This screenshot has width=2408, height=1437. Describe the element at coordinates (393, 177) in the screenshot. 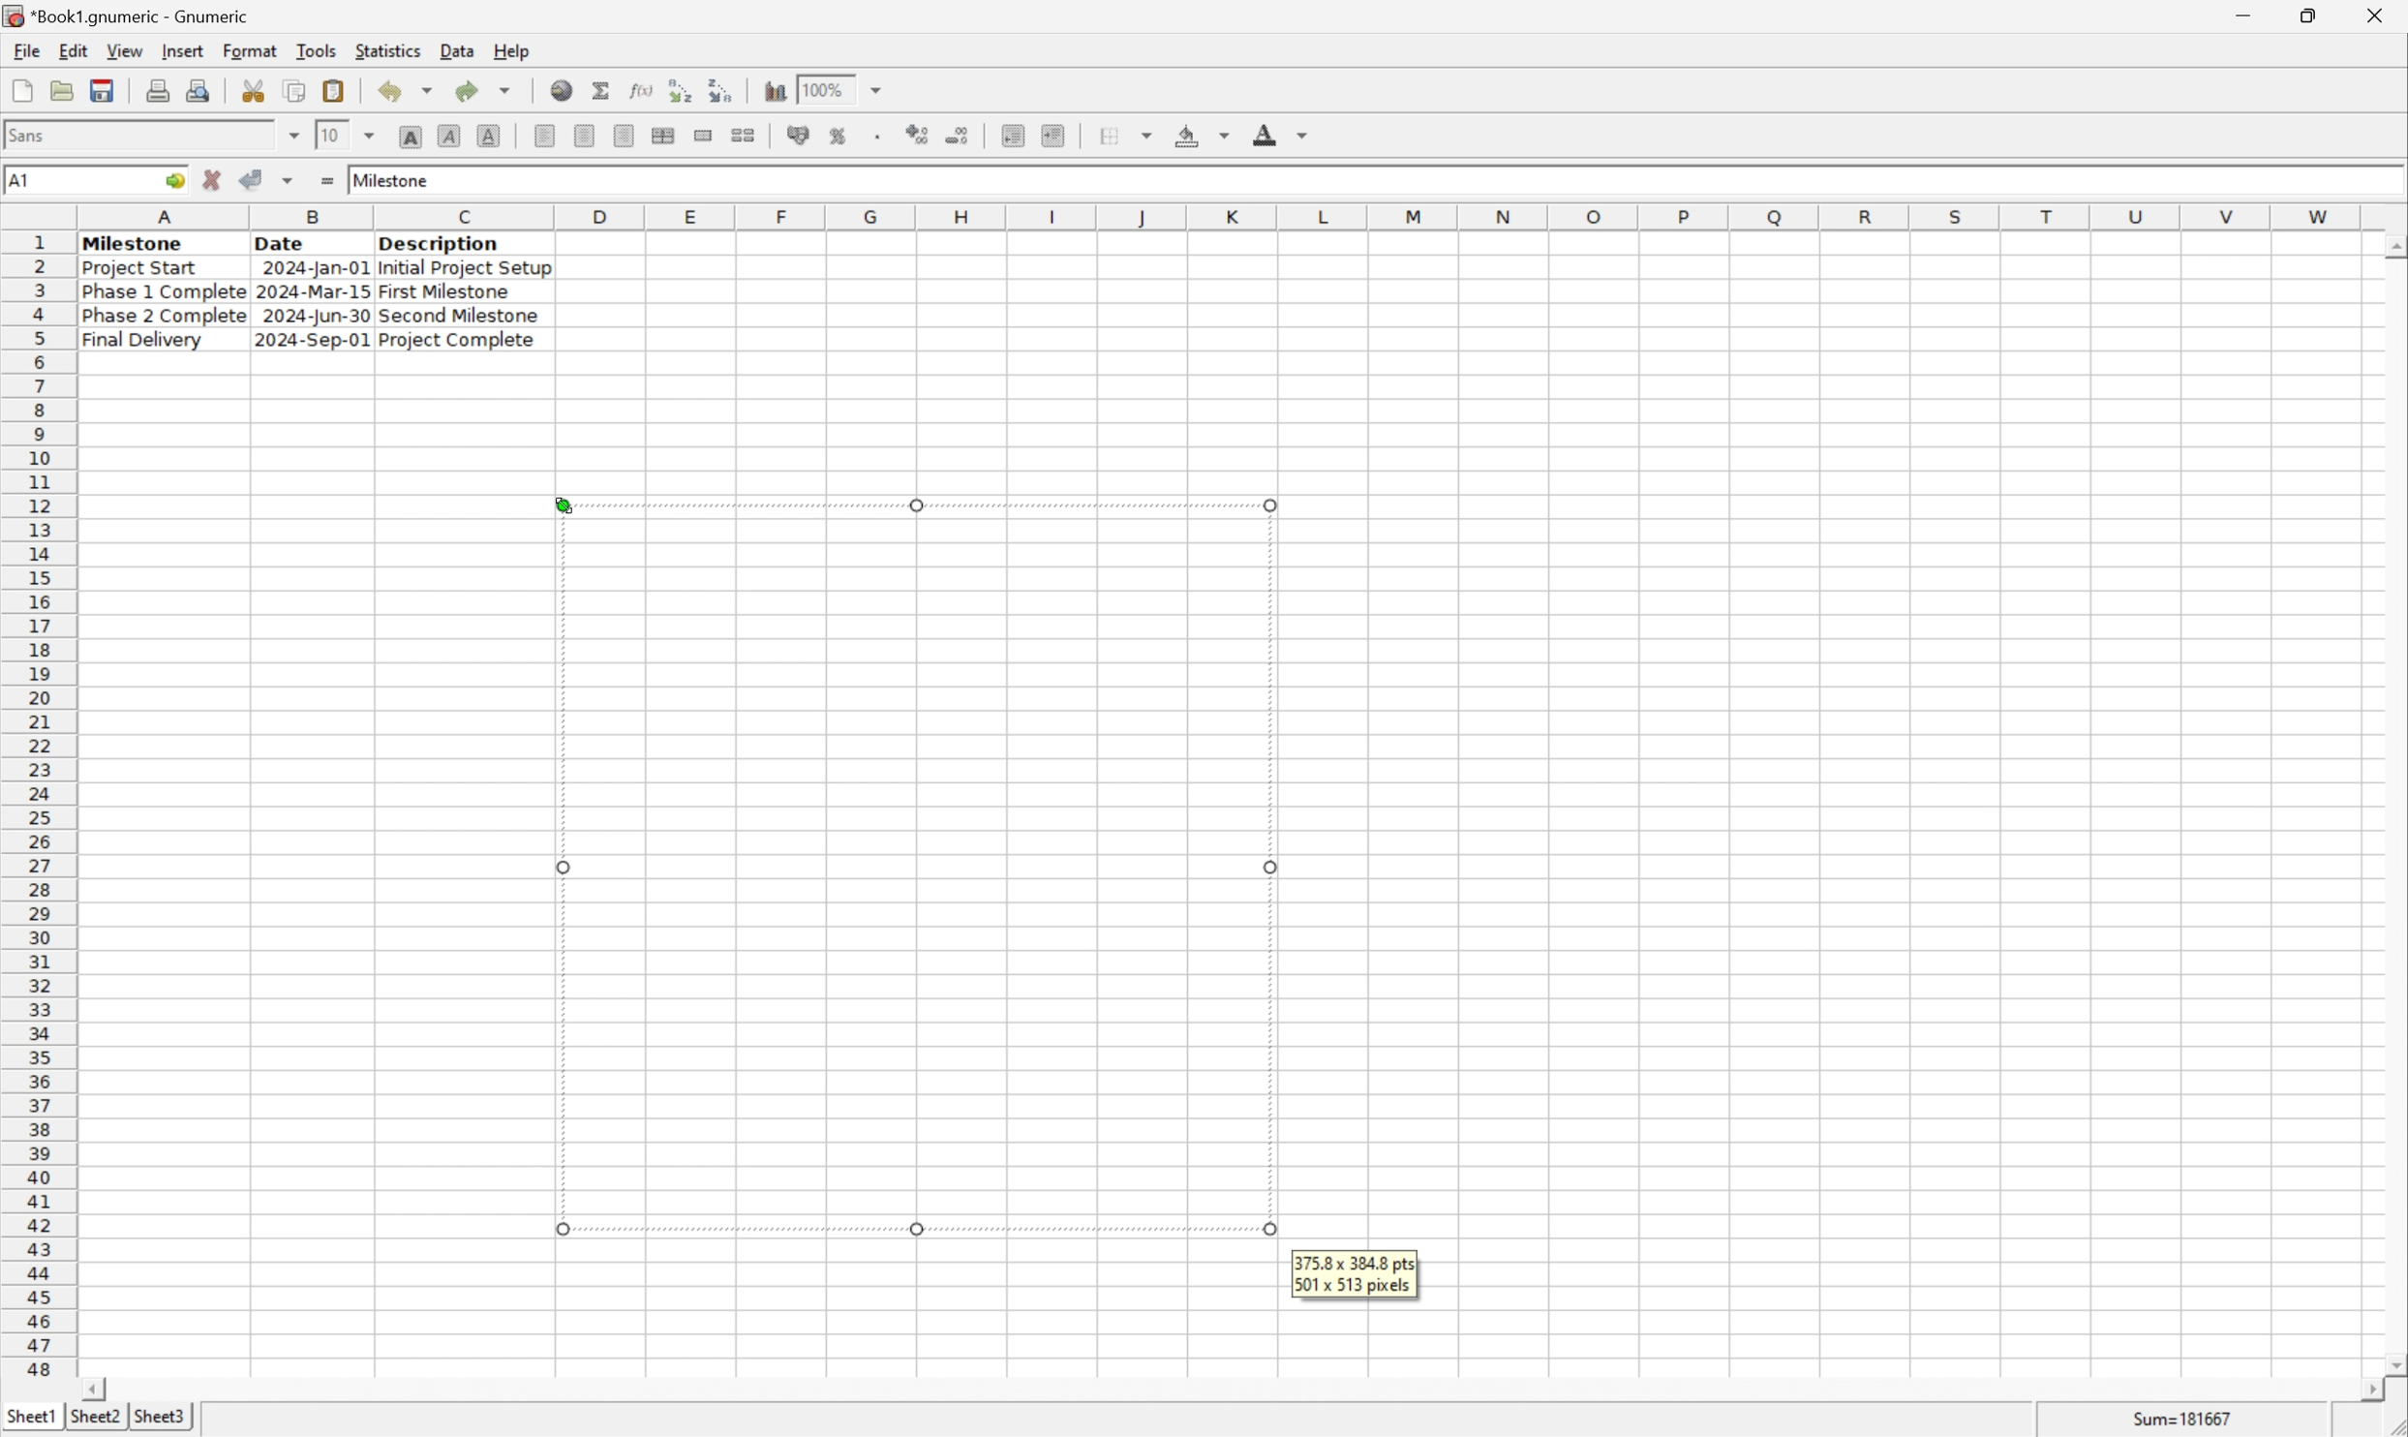

I see `Milestone` at that location.